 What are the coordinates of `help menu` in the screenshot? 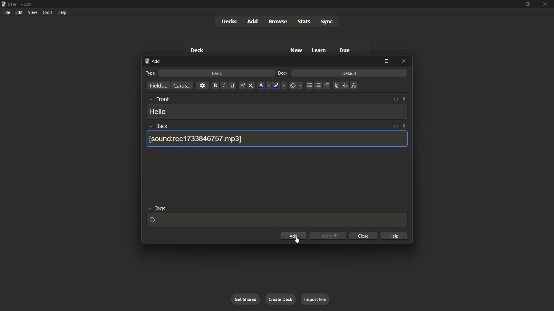 It's located at (62, 12).